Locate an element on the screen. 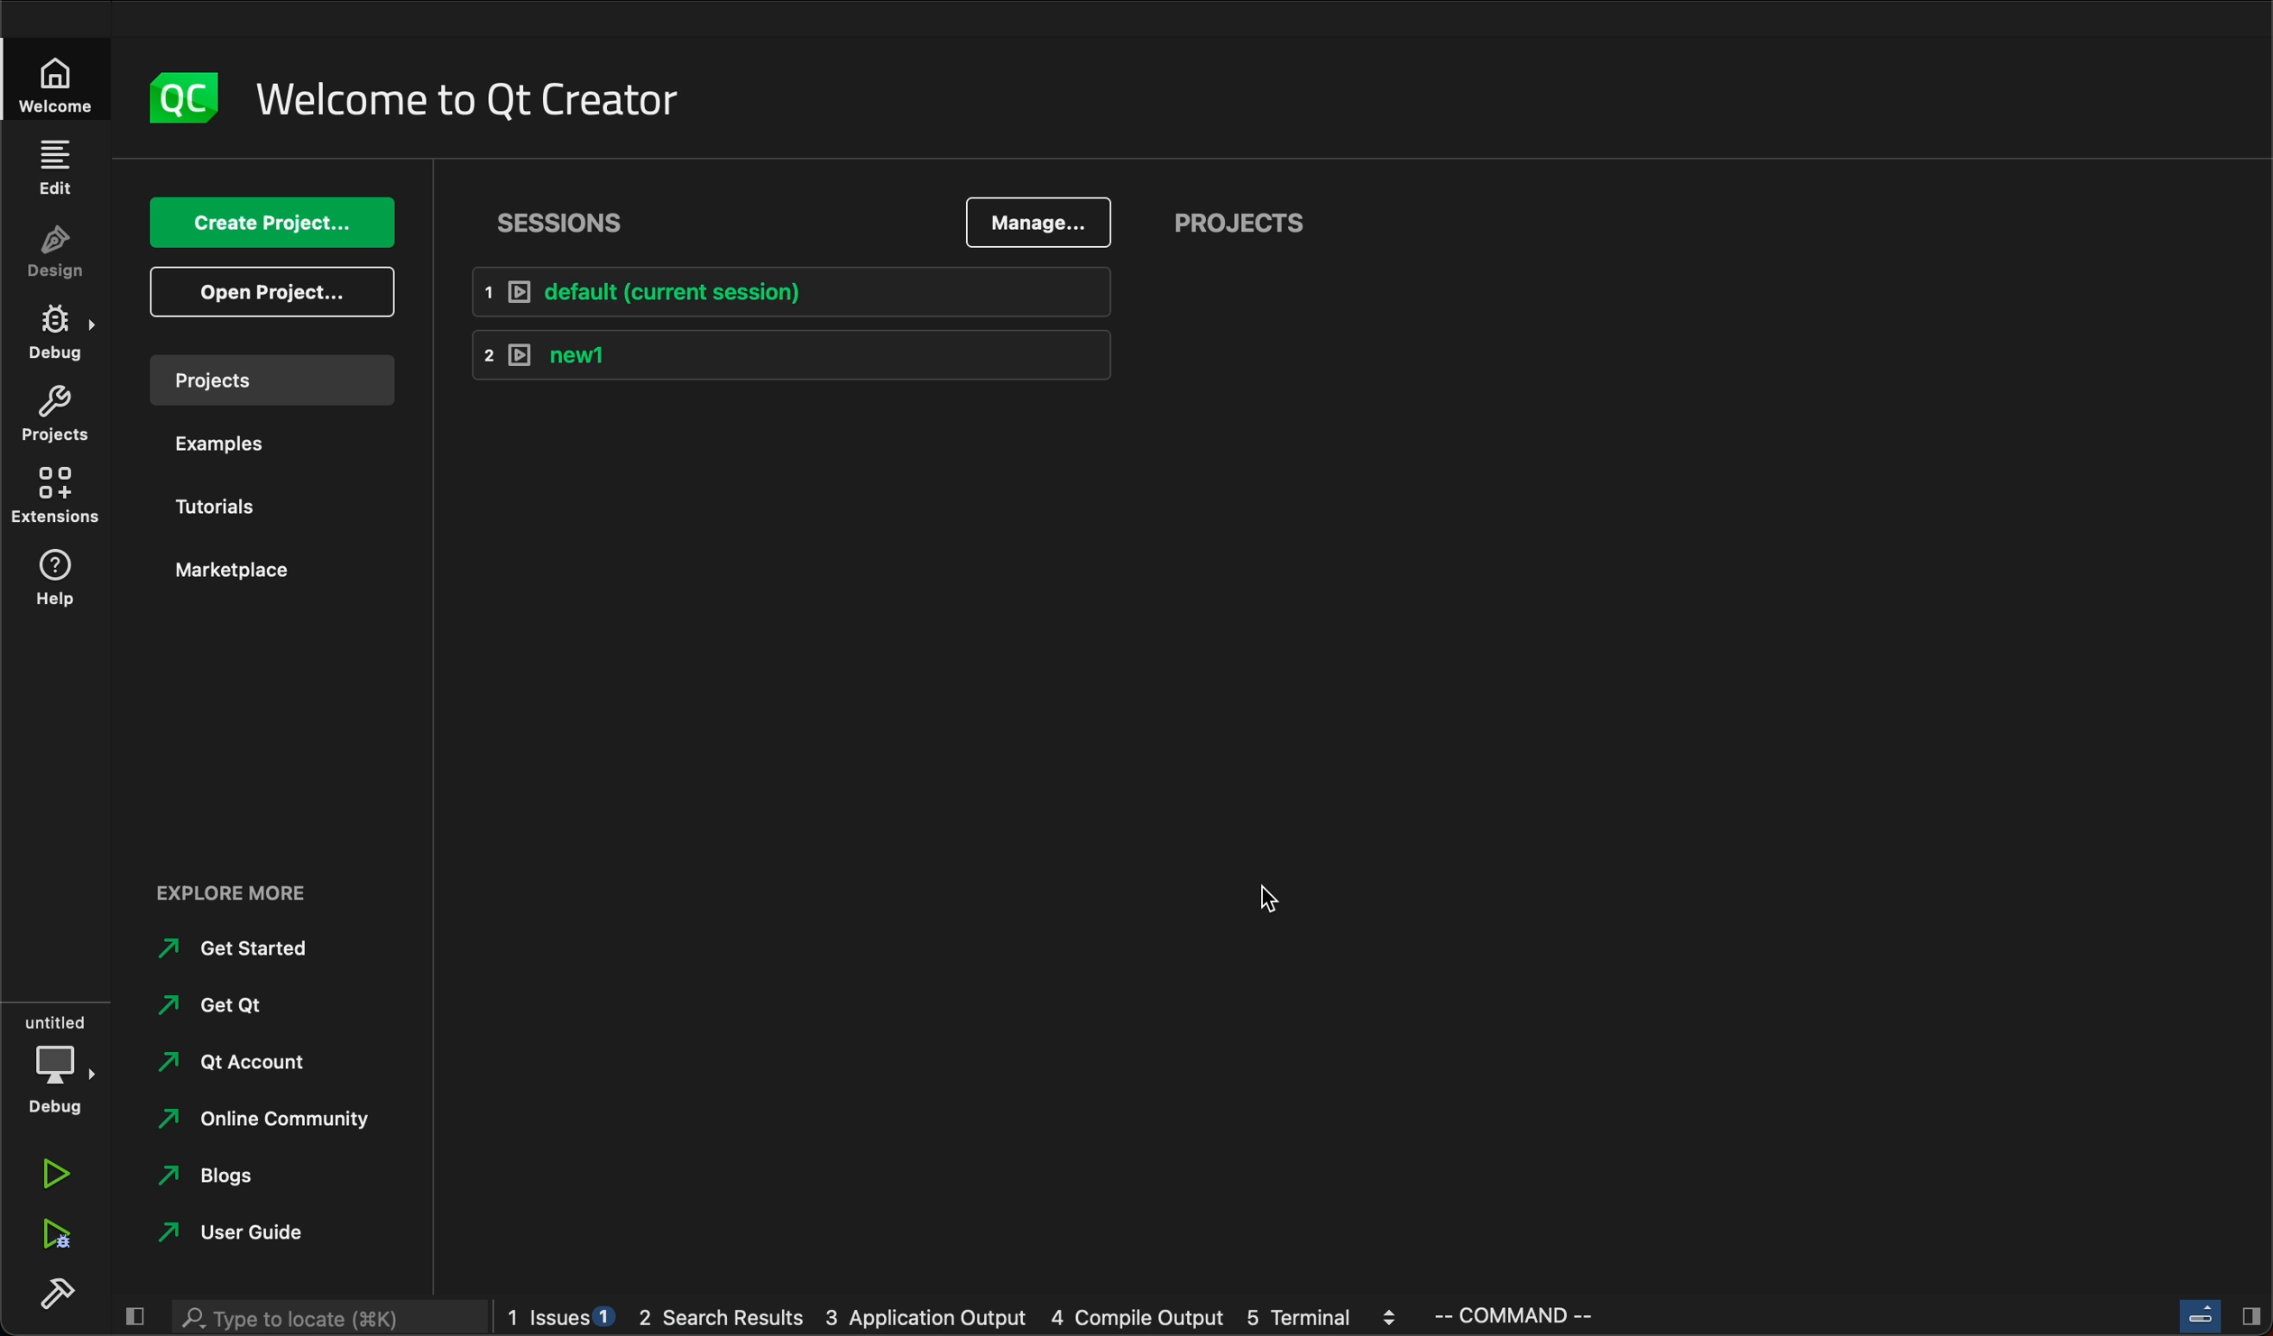 The height and width of the screenshot is (1336, 2273). command is located at coordinates (1533, 1316).